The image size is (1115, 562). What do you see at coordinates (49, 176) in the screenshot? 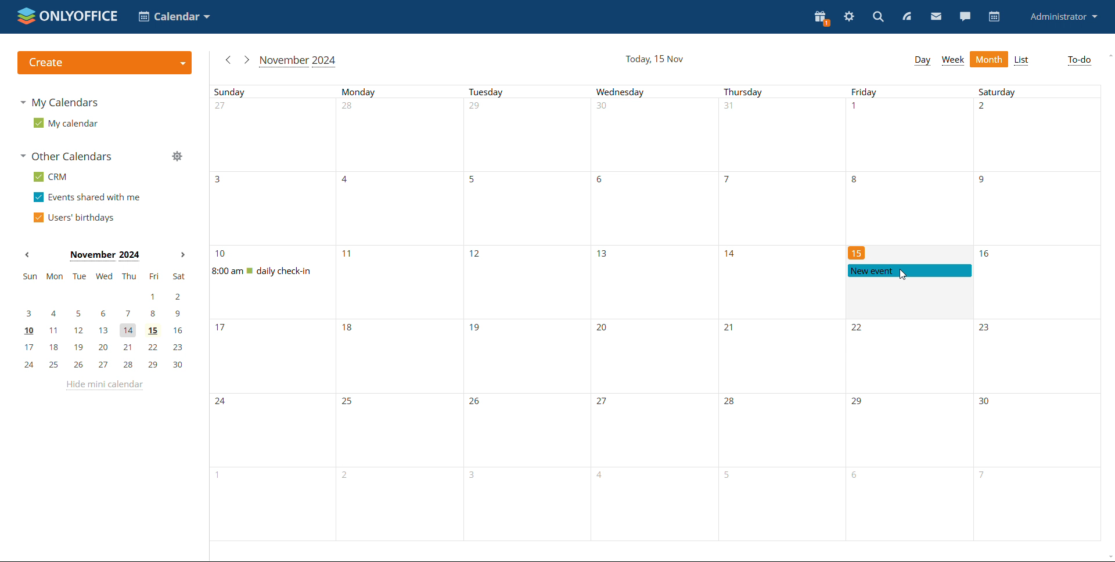
I see `crm` at bounding box center [49, 176].